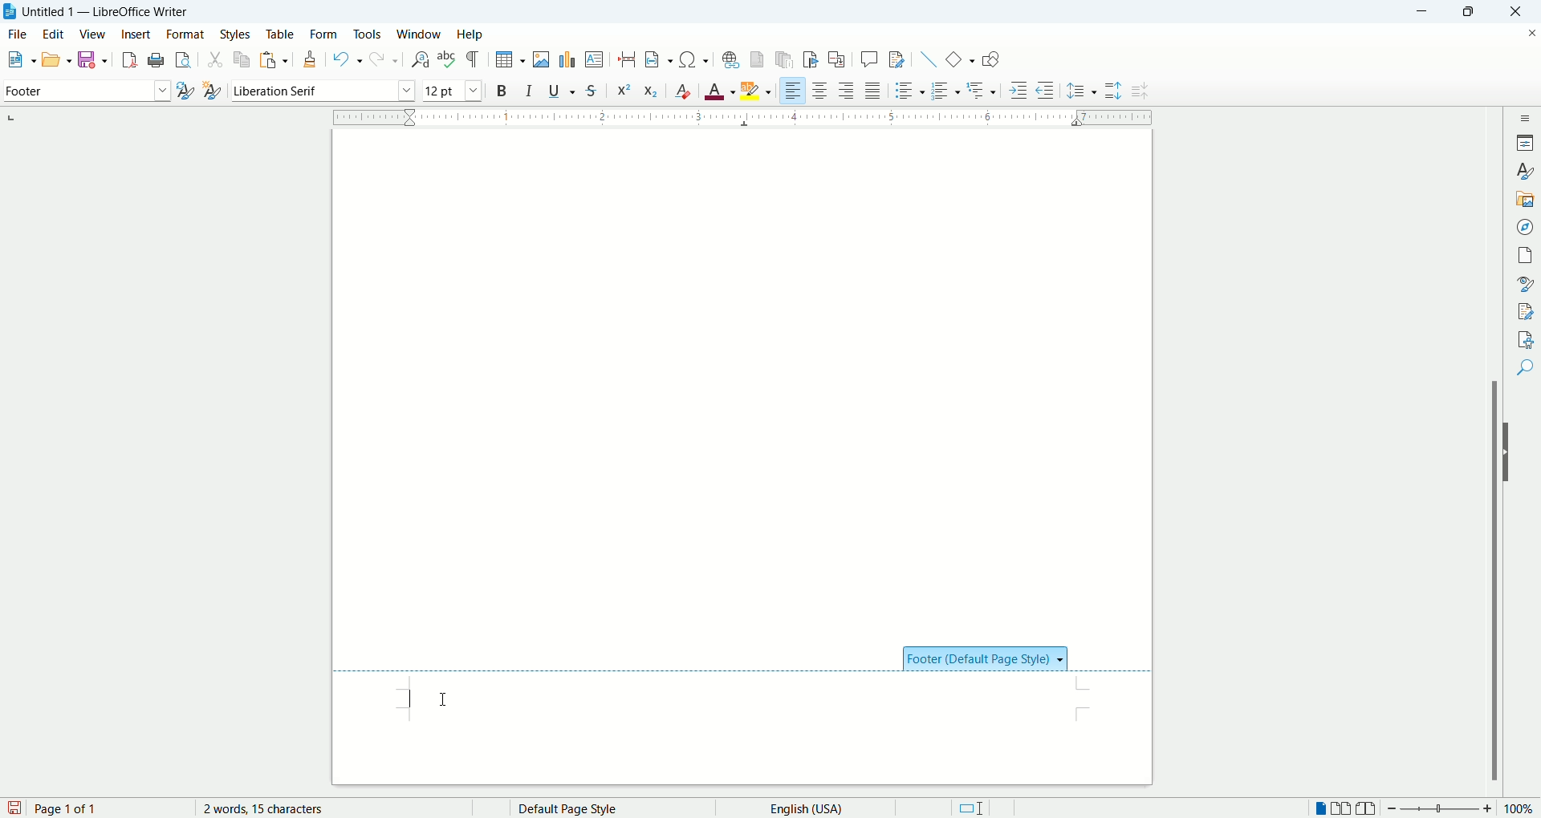  Describe the element at coordinates (907, 91) in the screenshot. I see `unordered list` at that location.